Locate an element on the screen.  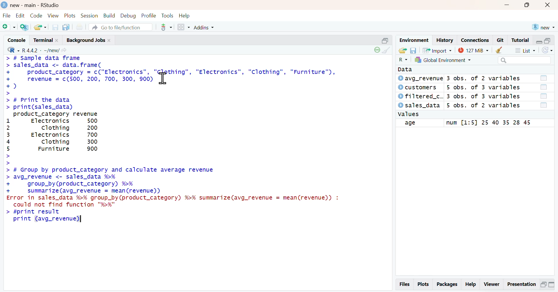
cursor is located at coordinates (162, 78).